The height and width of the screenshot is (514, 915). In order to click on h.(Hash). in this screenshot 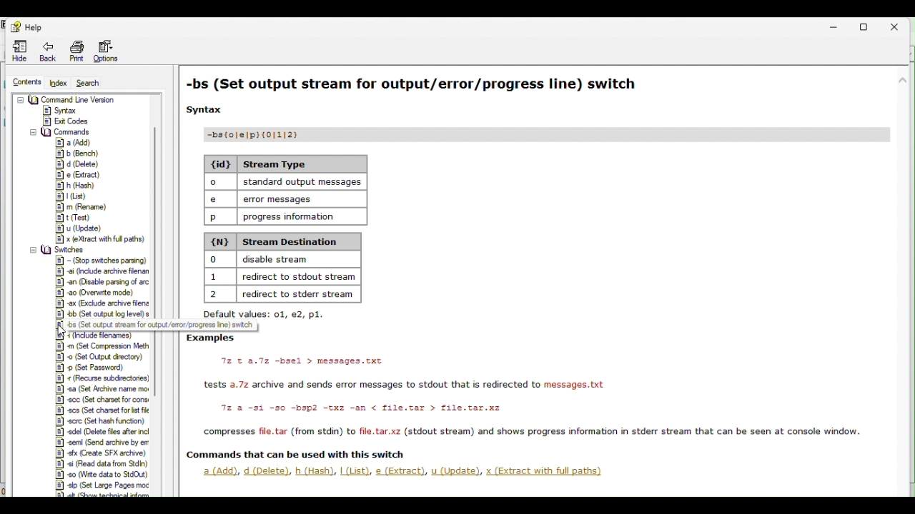, I will do `click(316, 470)`.